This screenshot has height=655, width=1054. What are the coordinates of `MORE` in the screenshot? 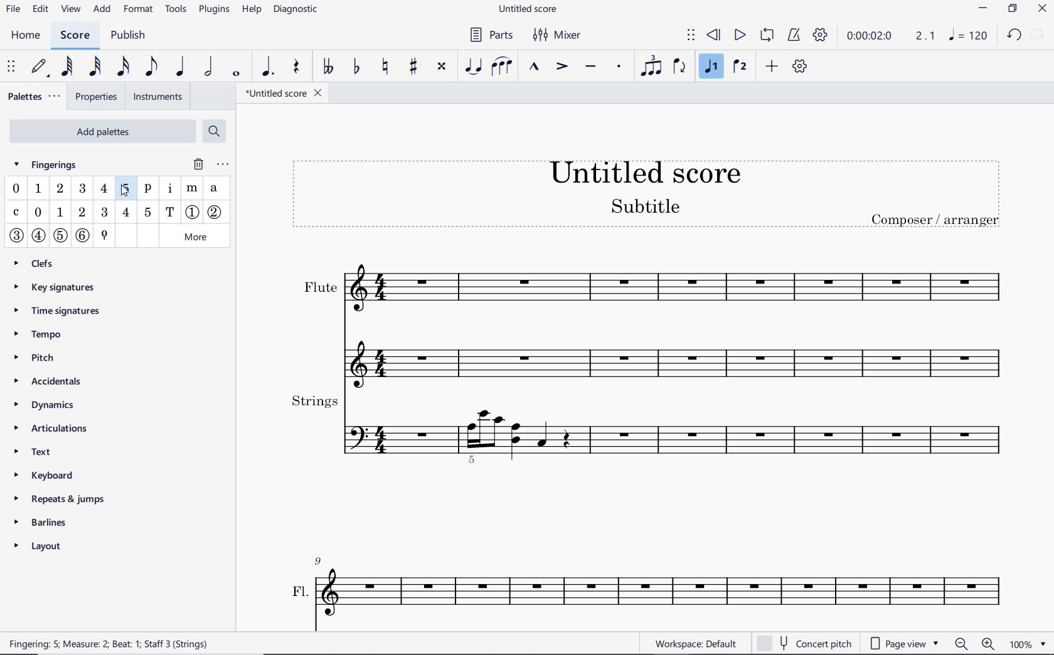 It's located at (196, 237).